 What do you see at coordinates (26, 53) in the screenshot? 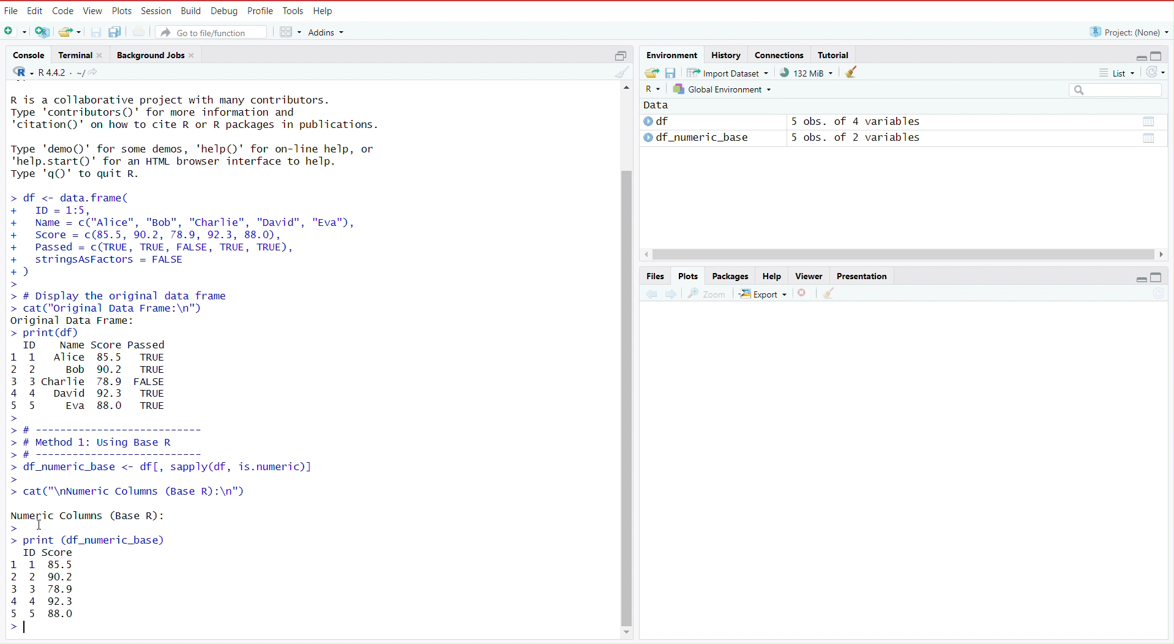
I see `console` at bounding box center [26, 53].